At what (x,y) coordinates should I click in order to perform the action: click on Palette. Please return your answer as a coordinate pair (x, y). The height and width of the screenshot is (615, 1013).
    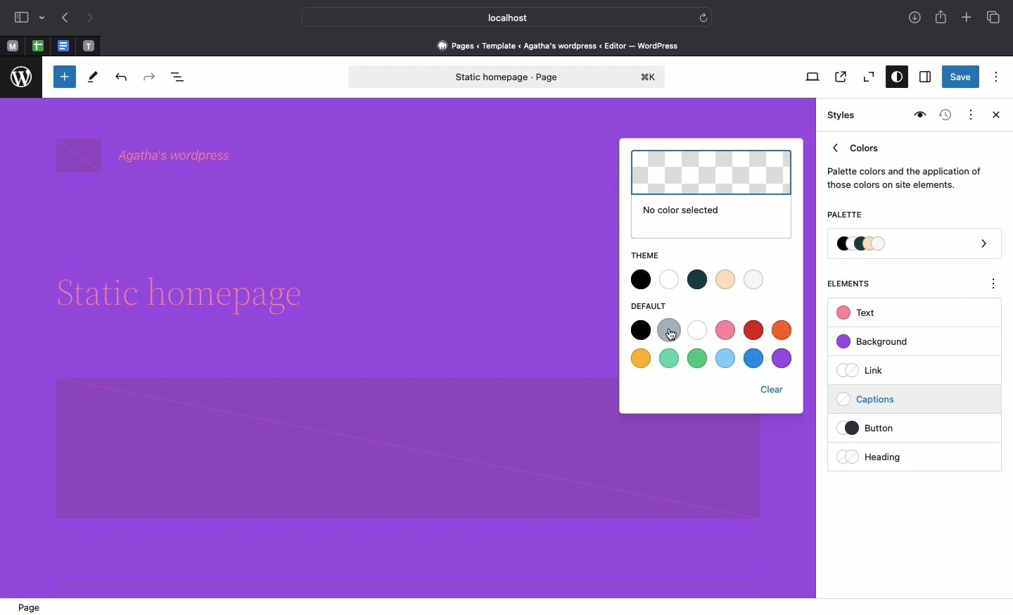
    Looking at the image, I should click on (844, 216).